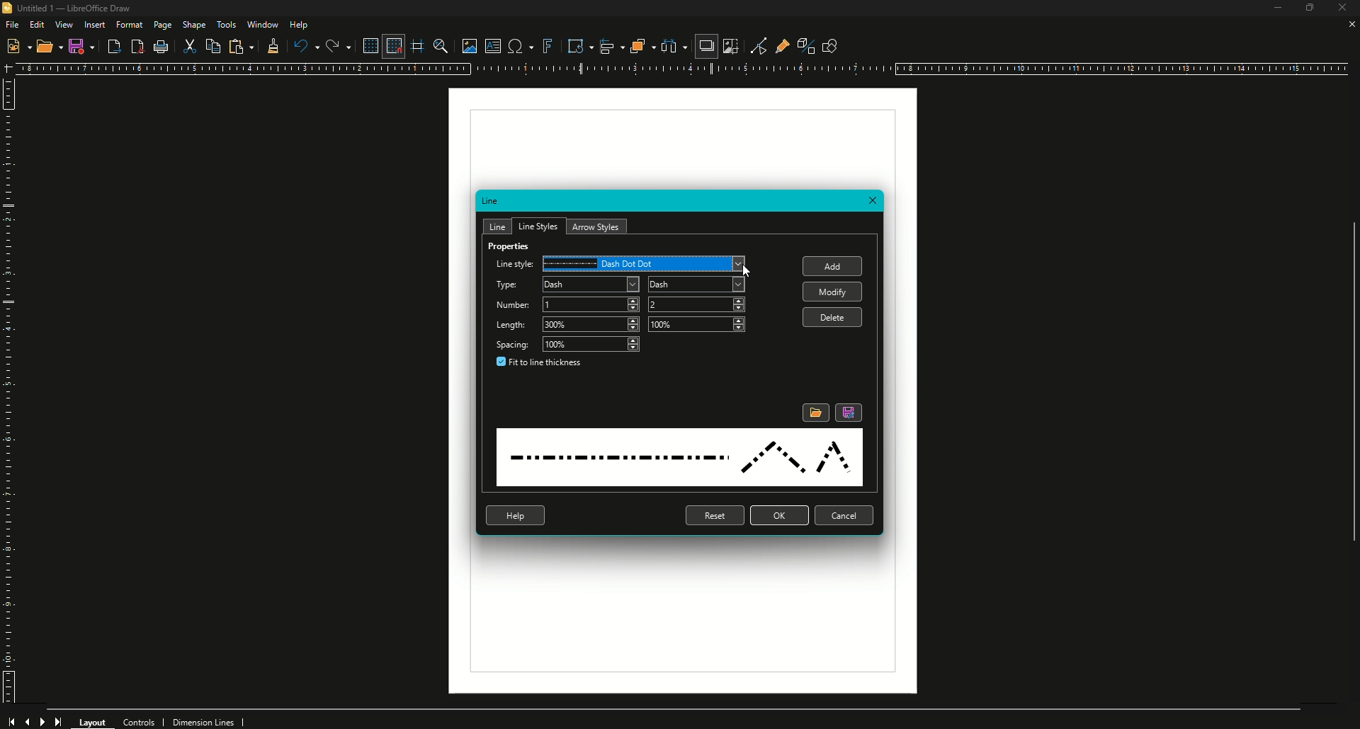  I want to click on Restore, so click(1308, 9).